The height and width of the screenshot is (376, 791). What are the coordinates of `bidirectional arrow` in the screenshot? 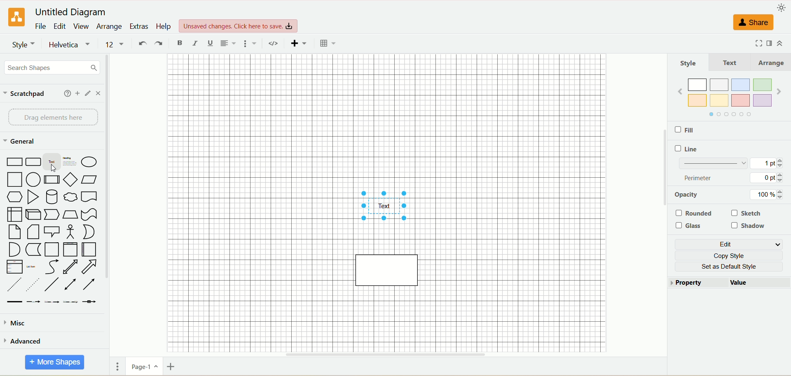 It's located at (72, 267).